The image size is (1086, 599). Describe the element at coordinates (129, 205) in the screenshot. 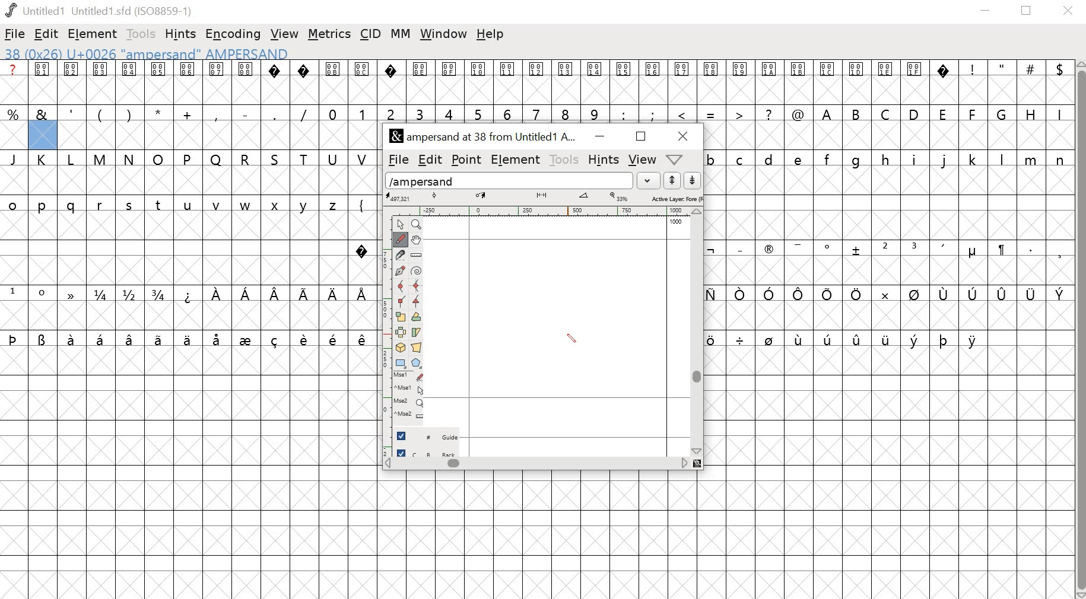

I see `s` at that location.